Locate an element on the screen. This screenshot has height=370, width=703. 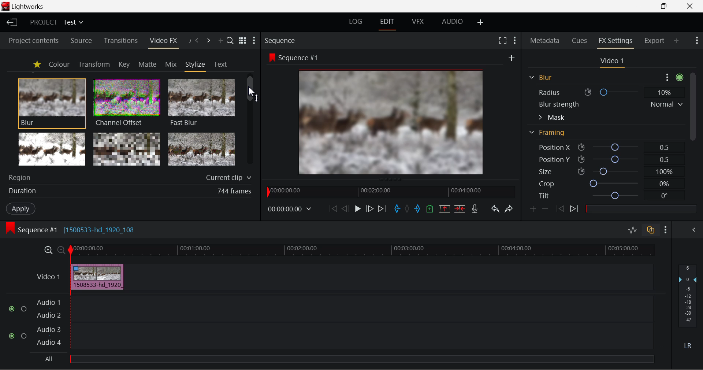
Project Timeline is located at coordinates (362, 251).